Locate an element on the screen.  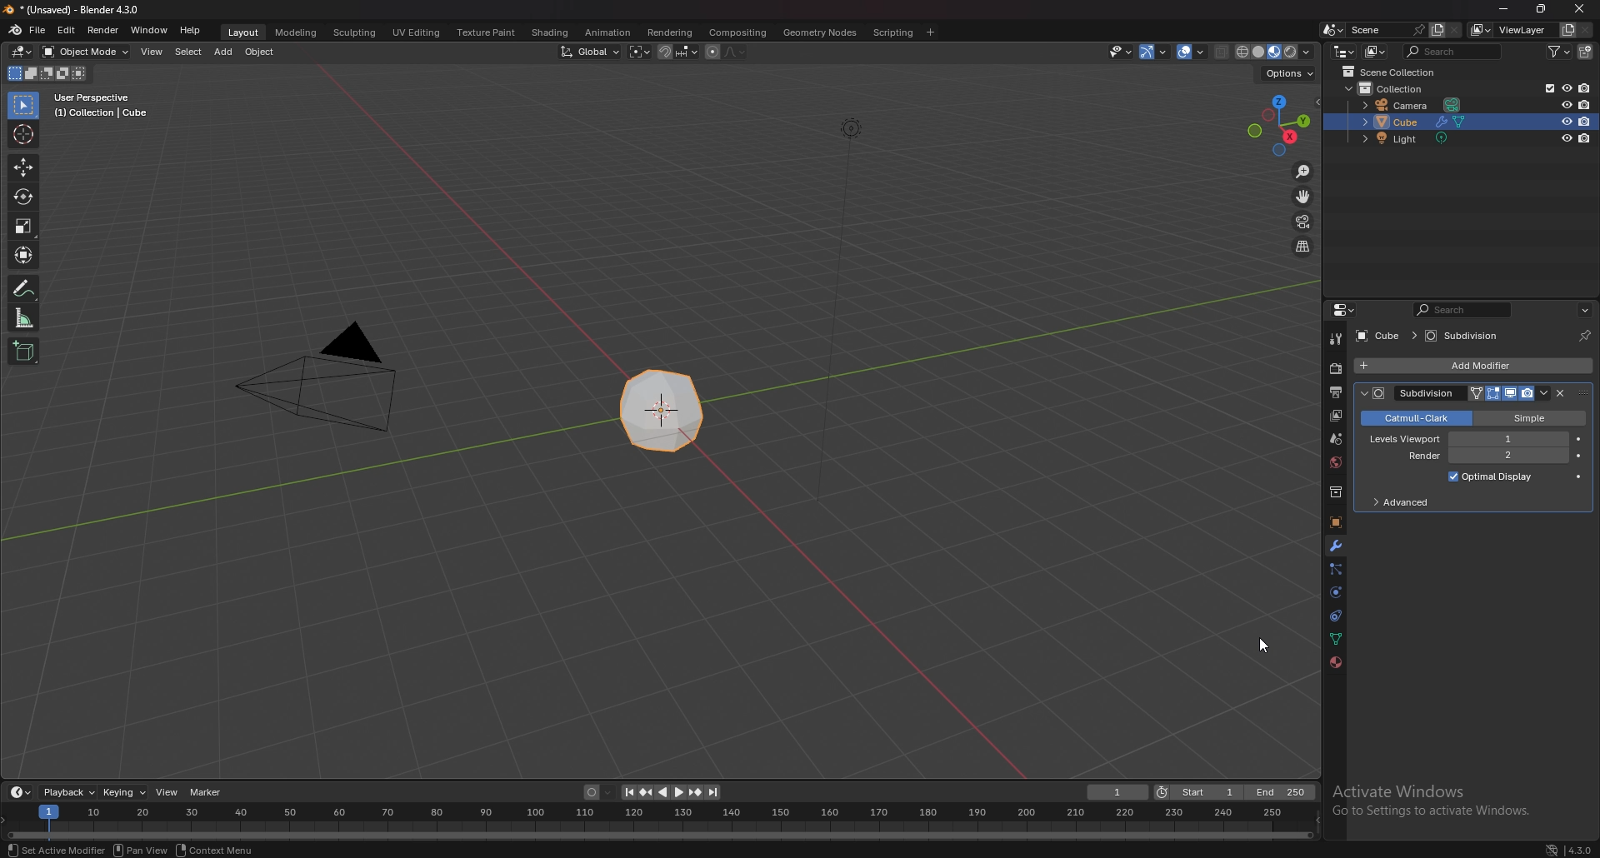
scene collection is located at coordinates (1396, 72).